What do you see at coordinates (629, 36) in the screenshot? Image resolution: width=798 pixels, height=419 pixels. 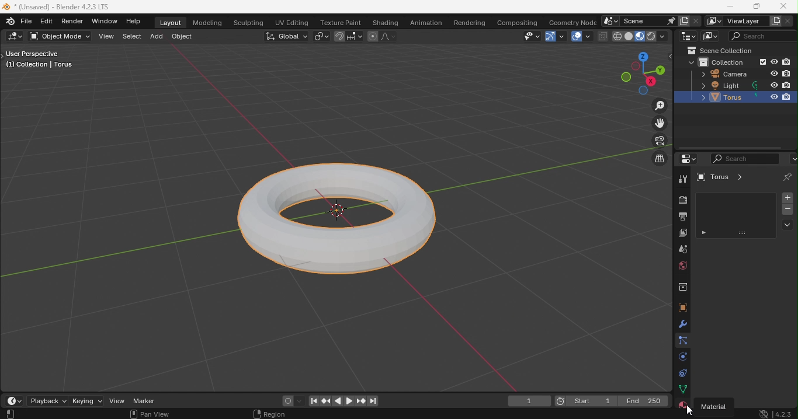 I see `Viewport shading` at bounding box center [629, 36].